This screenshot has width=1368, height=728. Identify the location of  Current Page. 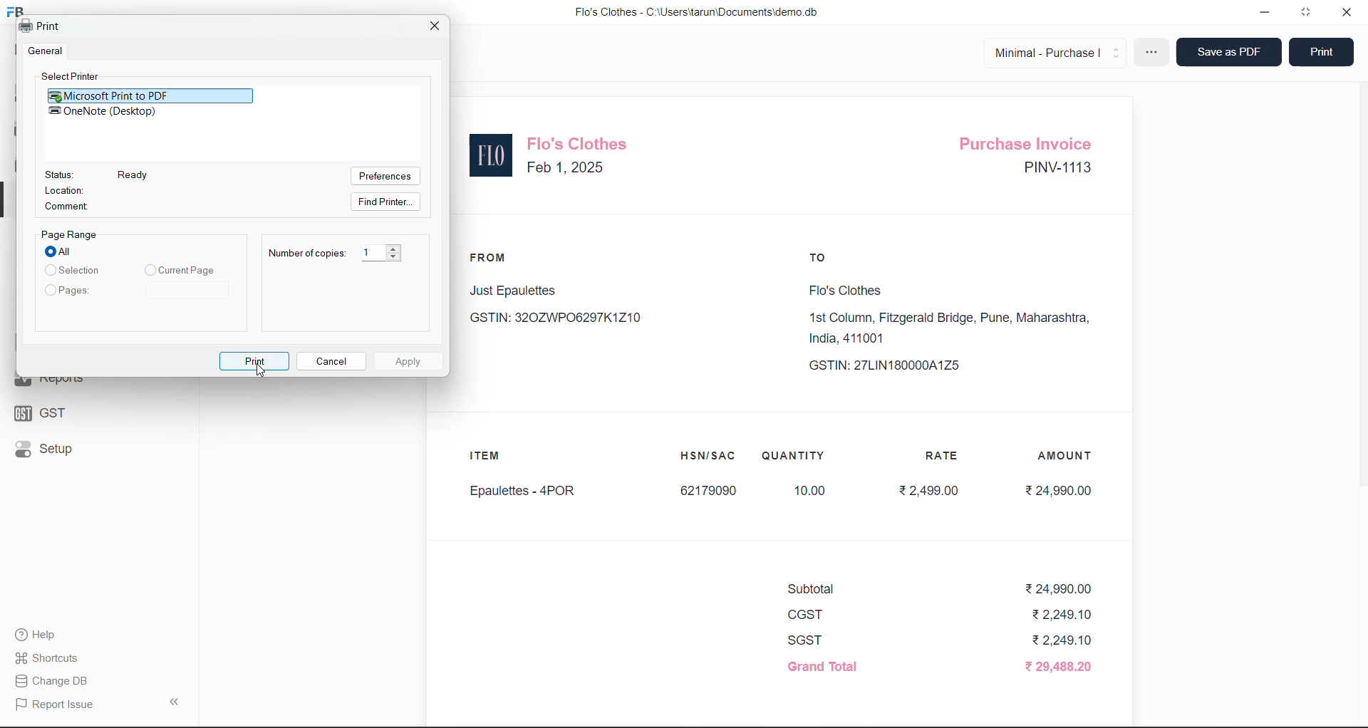
(182, 271).